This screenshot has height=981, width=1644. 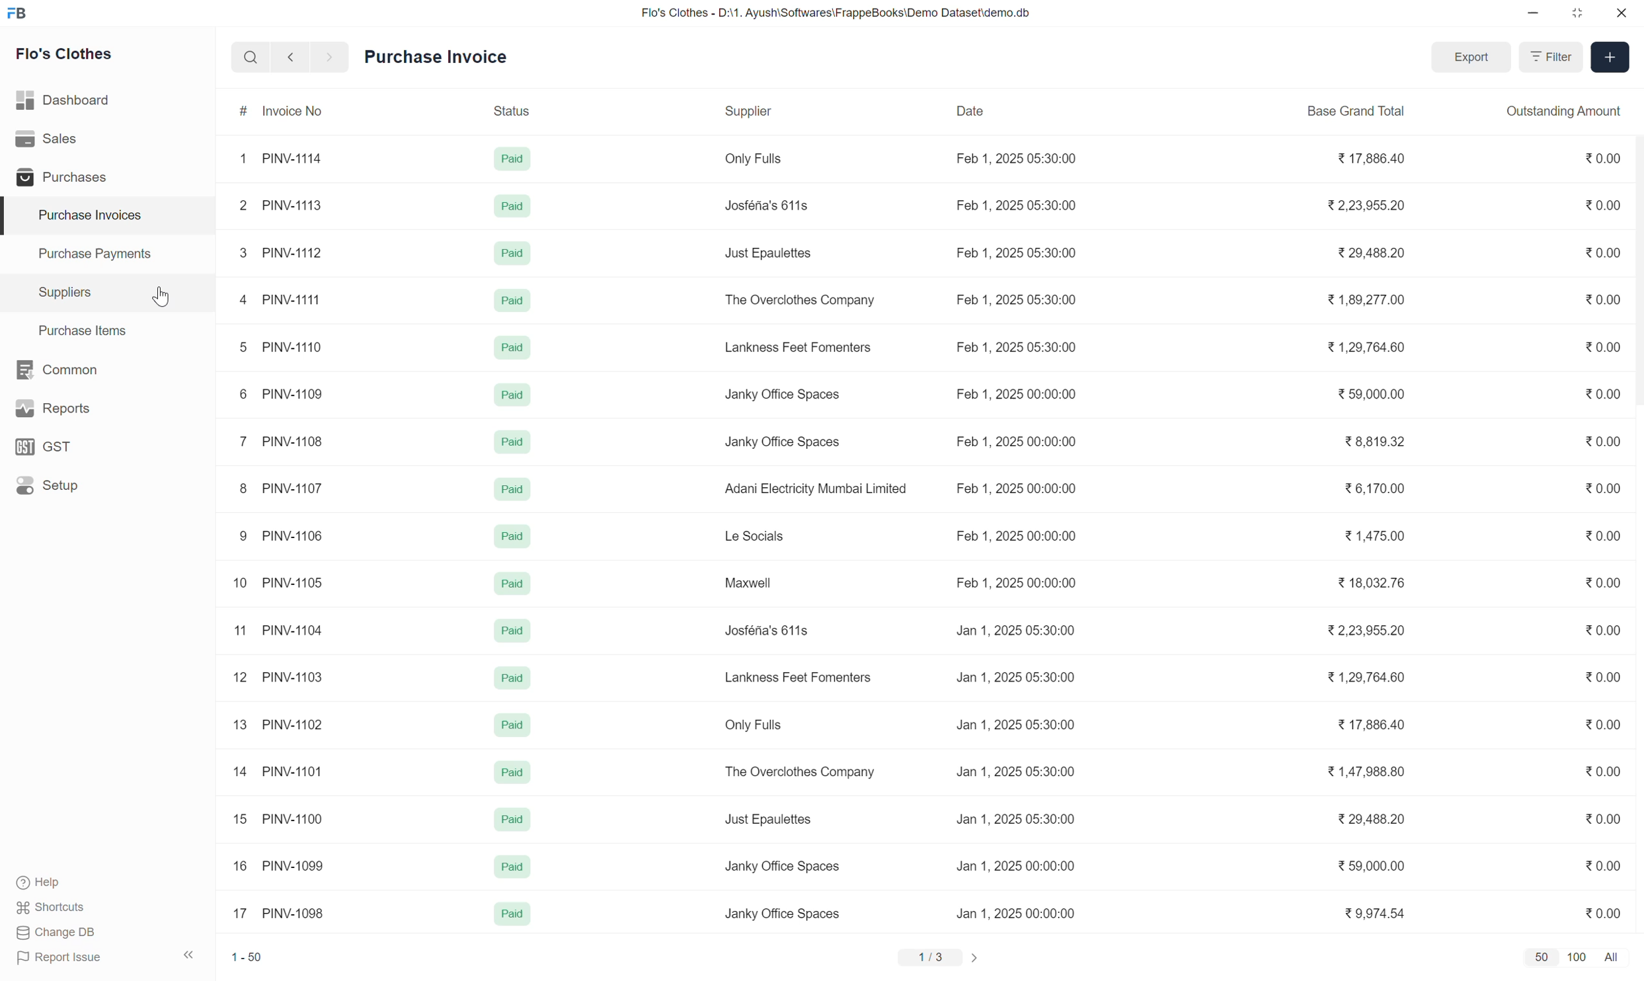 I want to click on 17,886.40, so click(x=1373, y=725).